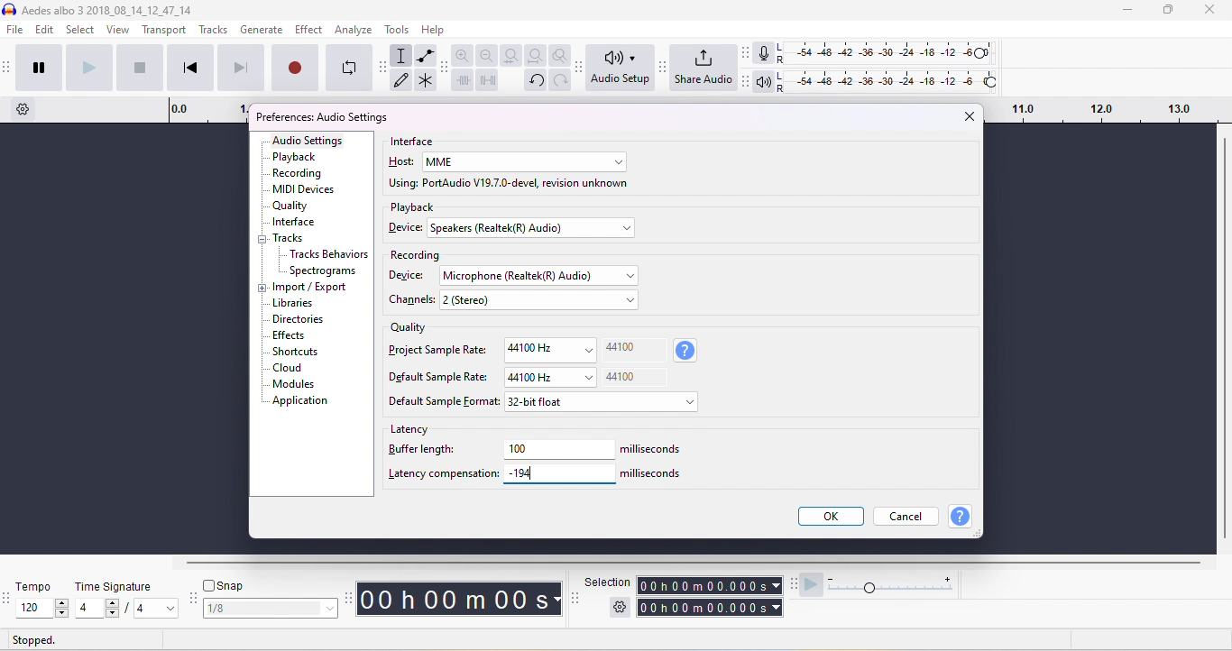 The width and height of the screenshot is (1232, 651). Describe the element at coordinates (764, 54) in the screenshot. I see `recording meter` at that location.